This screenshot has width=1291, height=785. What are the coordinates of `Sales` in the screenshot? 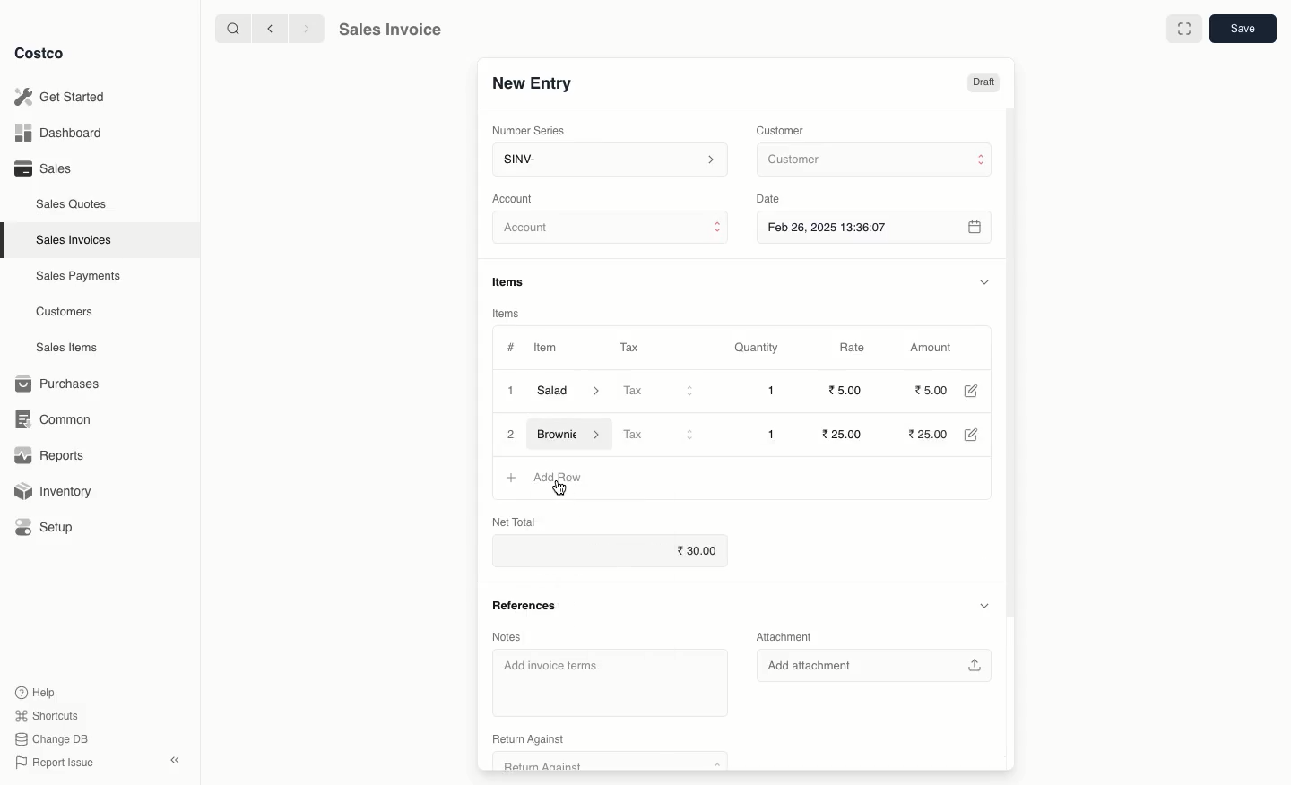 It's located at (42, 168).